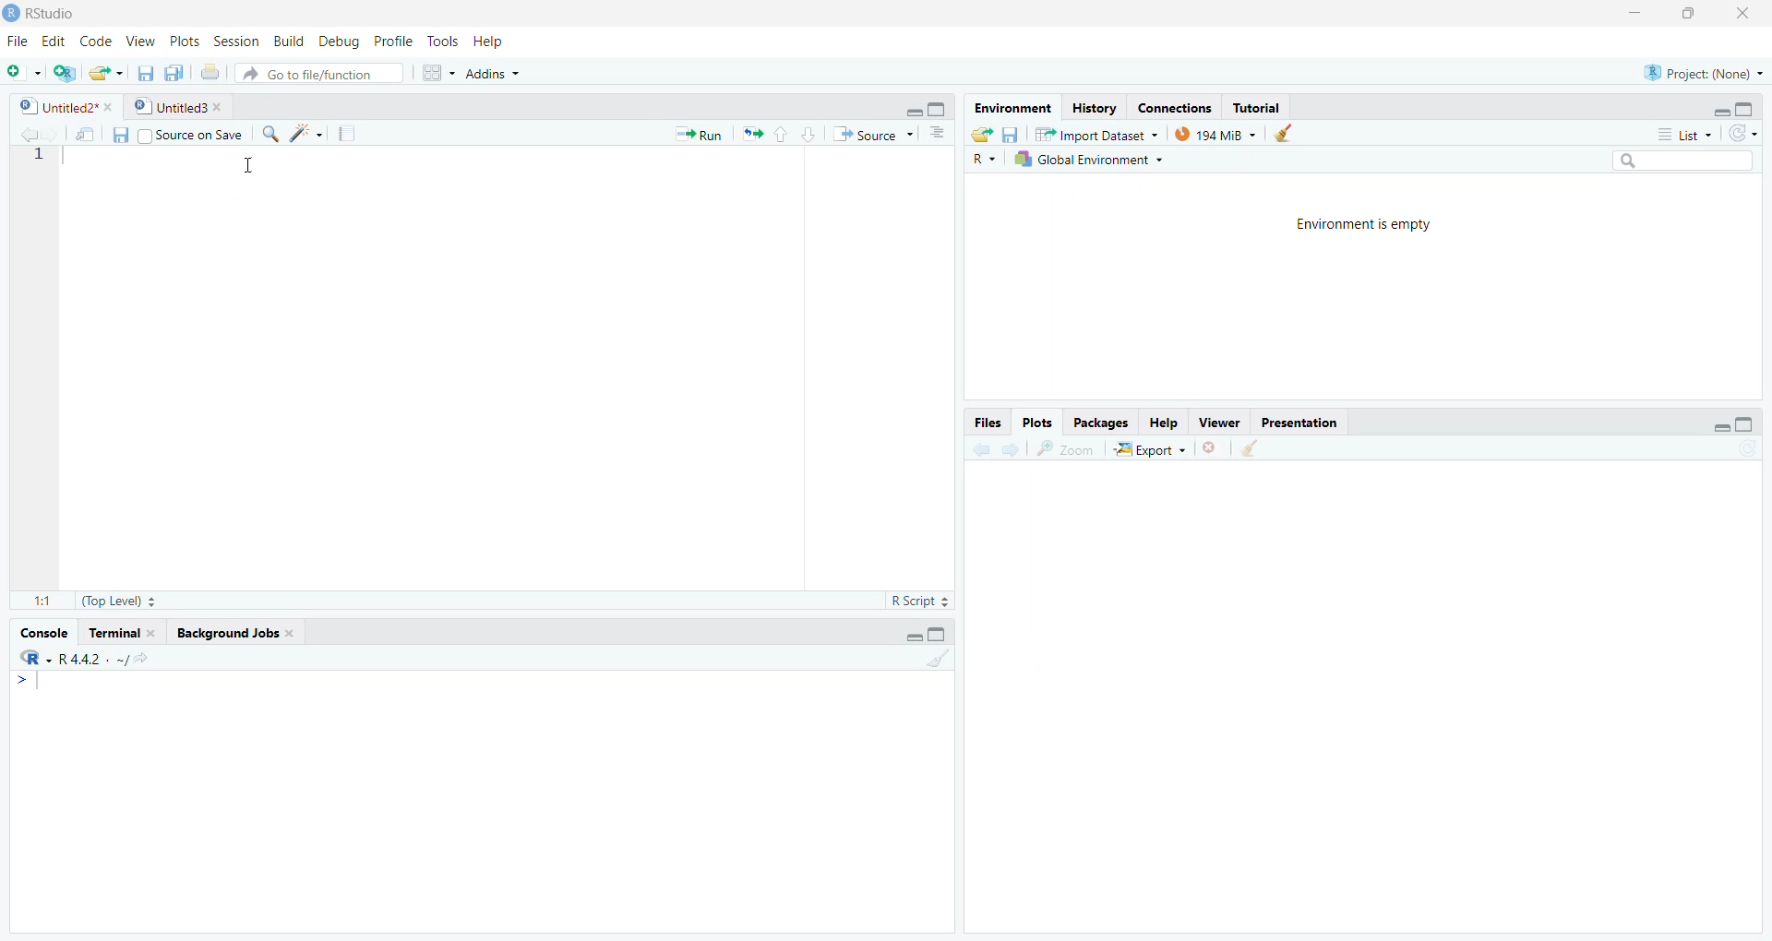 The width and height of the screenshot is (1772, 941). What do you see at coordinates (1067, 449) in the screenshot?
I see `Zoom` at bounding box center [1067, 449].